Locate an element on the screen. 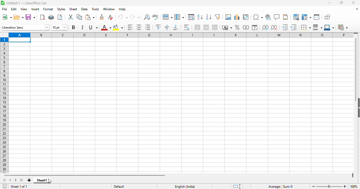 The width and height of the screenshot is (360, 189). unmerge cells is located at coordinates (215, 27).